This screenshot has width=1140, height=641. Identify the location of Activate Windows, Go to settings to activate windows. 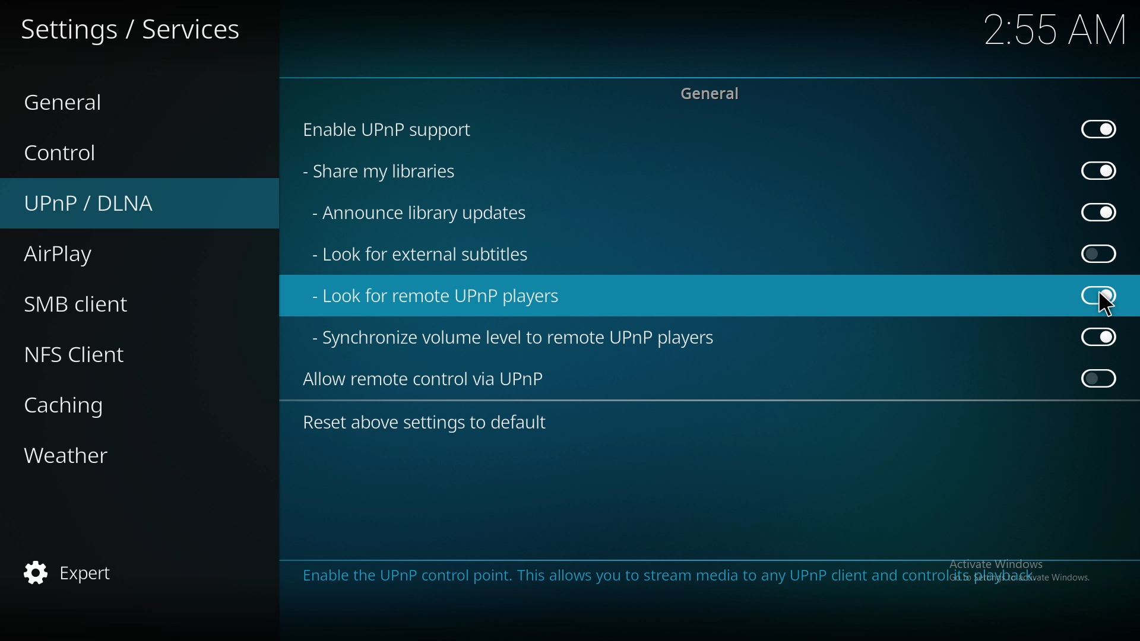
(1017, 572).